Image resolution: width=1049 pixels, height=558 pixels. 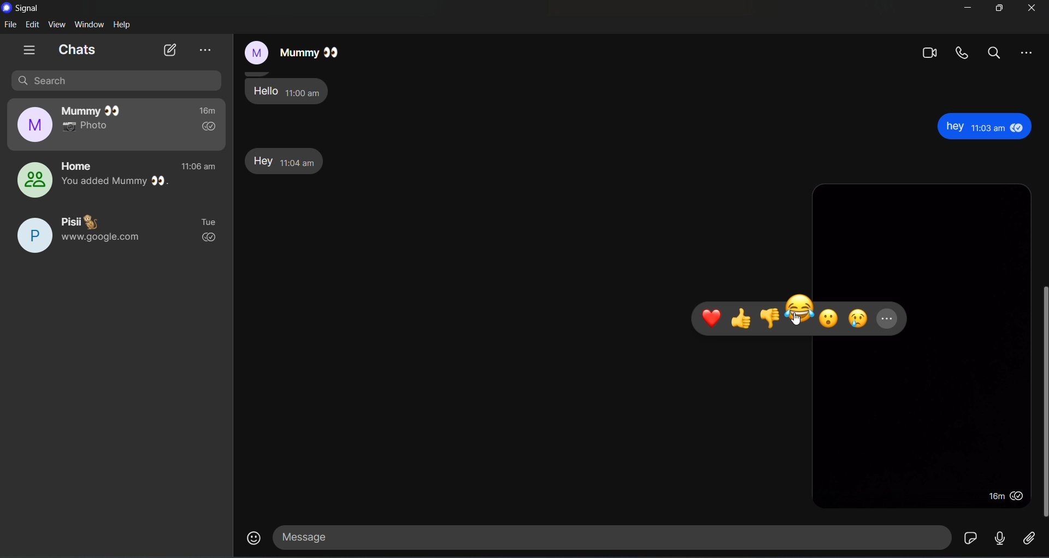 I want to click on file share, so click(x=1028, y=540).